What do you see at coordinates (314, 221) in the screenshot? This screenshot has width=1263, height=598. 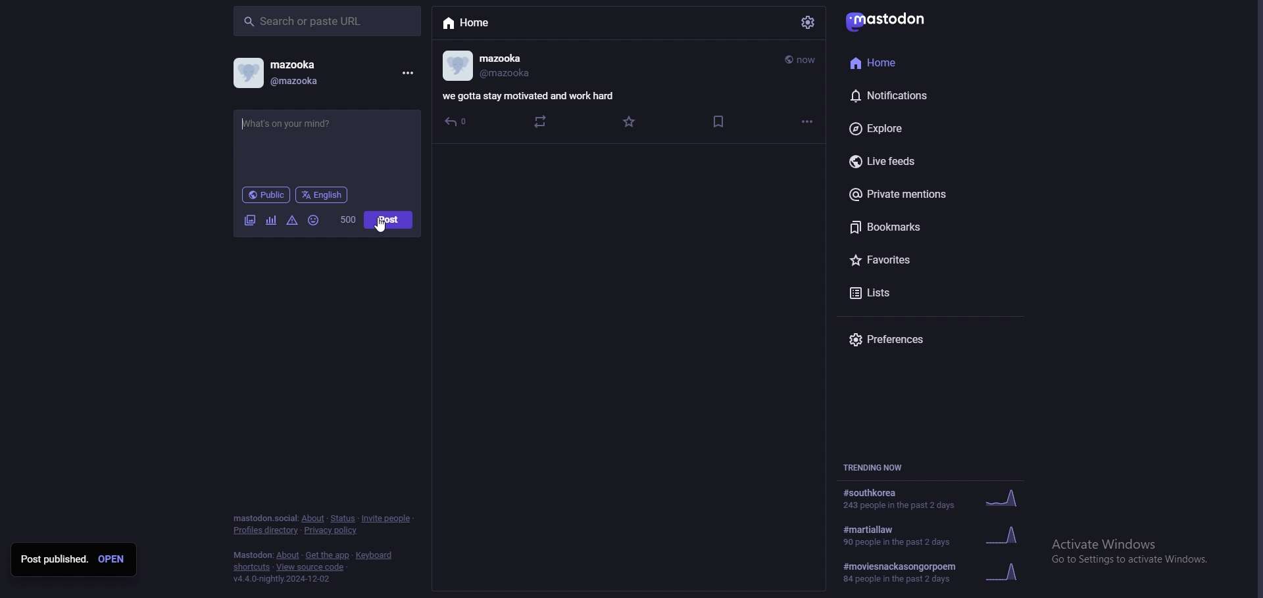 I see `emoji` at bounding box center [314, 221].